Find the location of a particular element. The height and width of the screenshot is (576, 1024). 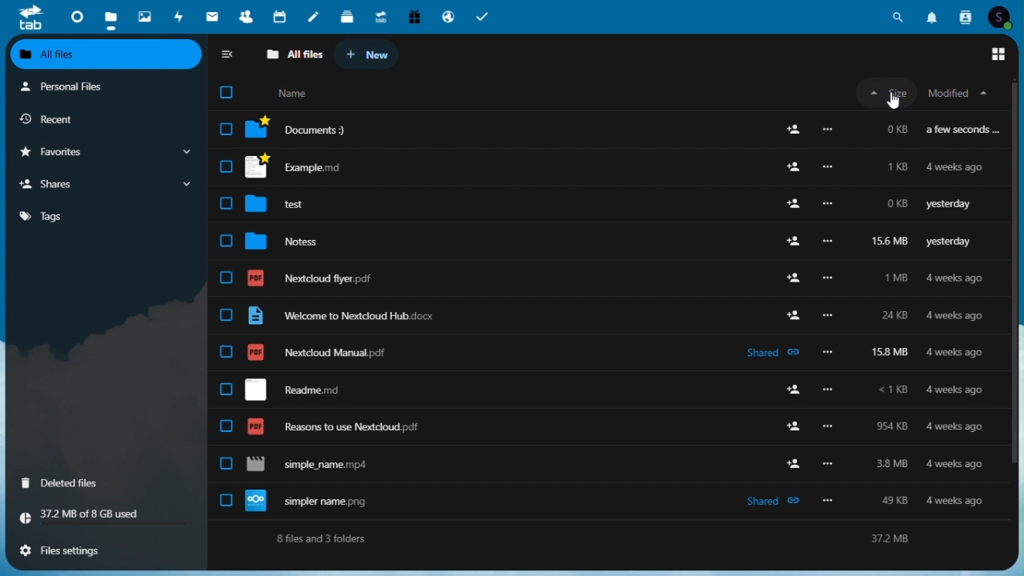

‘simpler name png. is located at coordinates (601, 499).